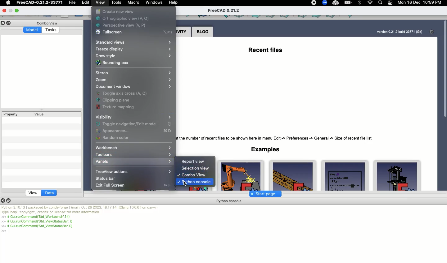 This screenshot has width=447, height=263. What do you see at coordinates (324, 3) in the screenshot?
I see `Zoom - extension` at bounding box center [324, 3].